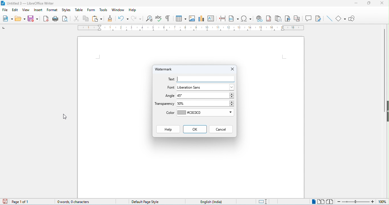 The image size is (389, 205). Describe the element at coordinates (104, 10) in the screenshot. I see `tools` at that location.